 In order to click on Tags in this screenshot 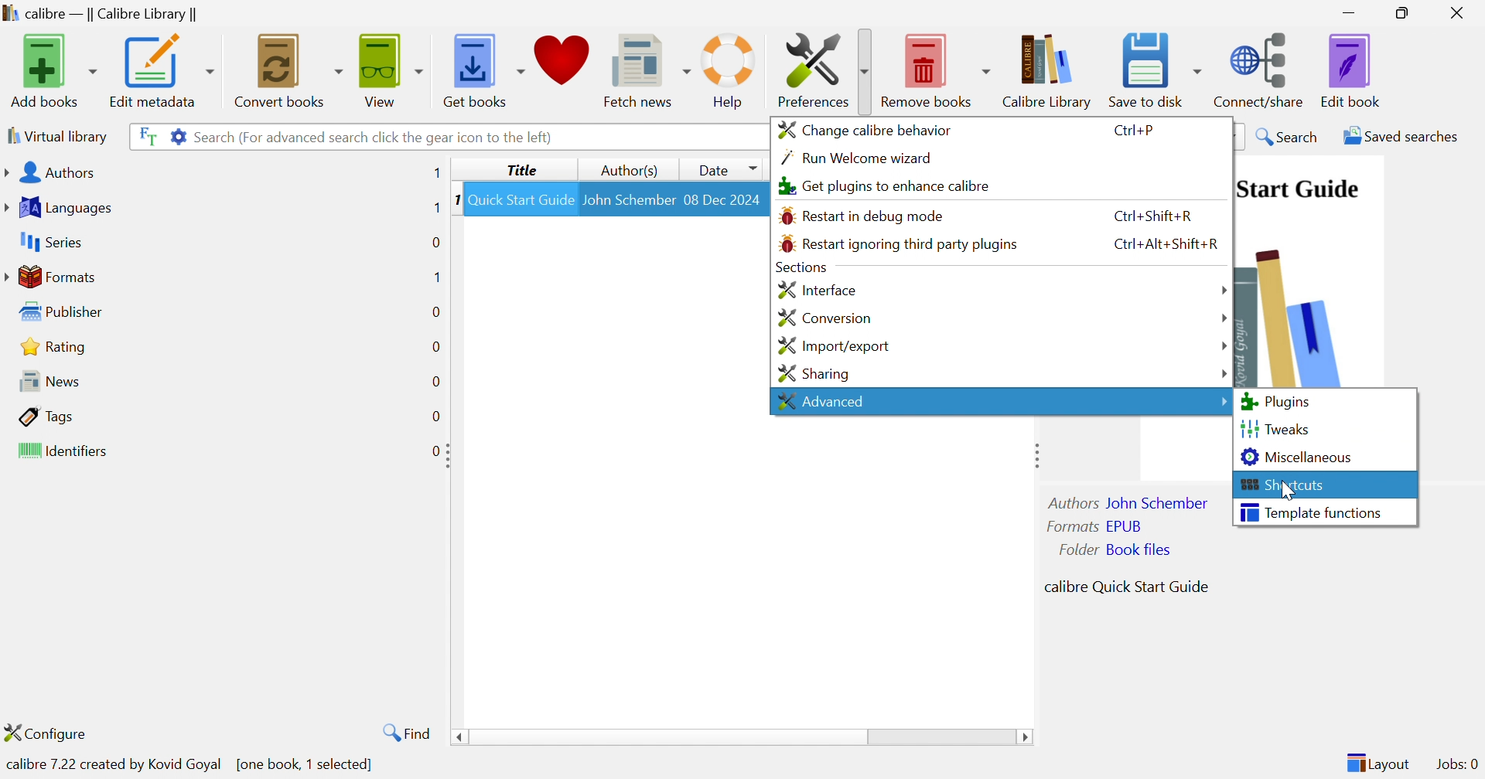, I will do `click(47, 416)`.